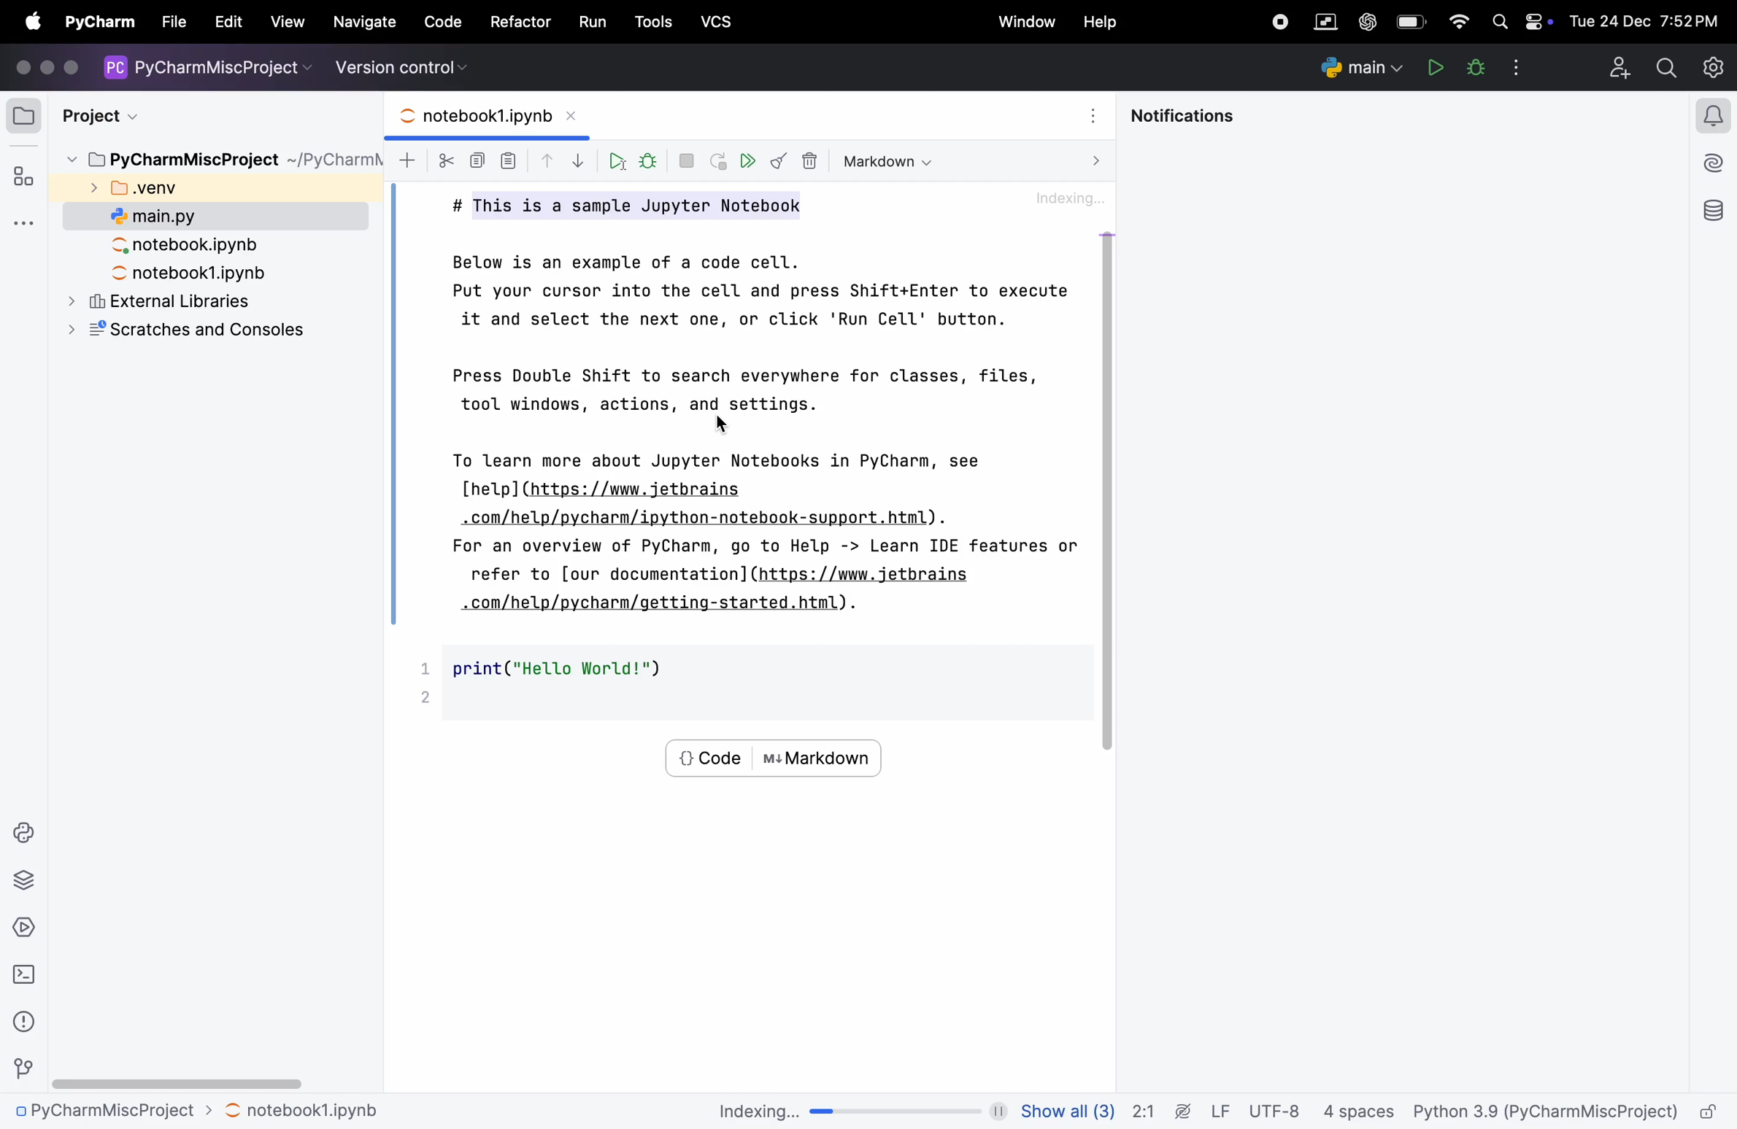 The image size is (1737, 1129). I want to click on   print("Hello World!")), so click(756, 686).